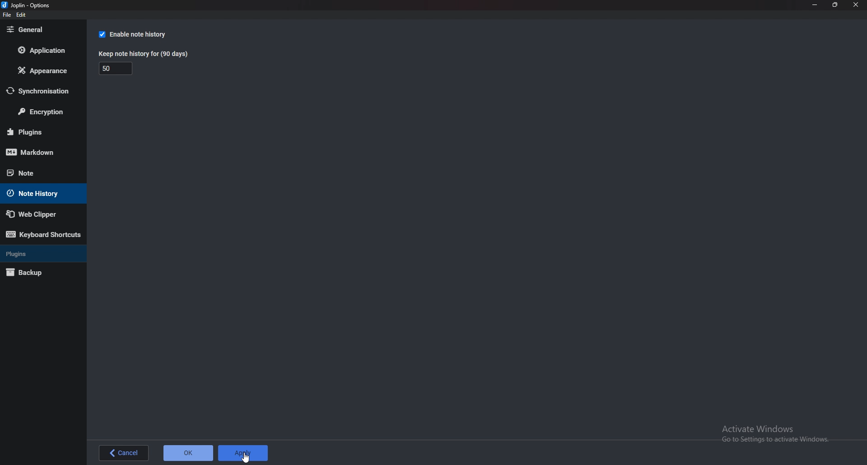 This screenshot has width=867, height=465. I want to click on Note history, so click(40, 194).